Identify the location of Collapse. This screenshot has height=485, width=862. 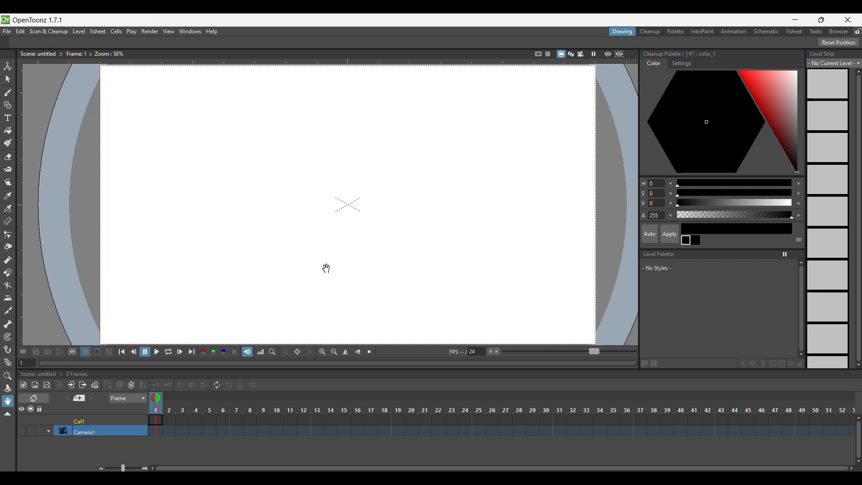
(59, 385).